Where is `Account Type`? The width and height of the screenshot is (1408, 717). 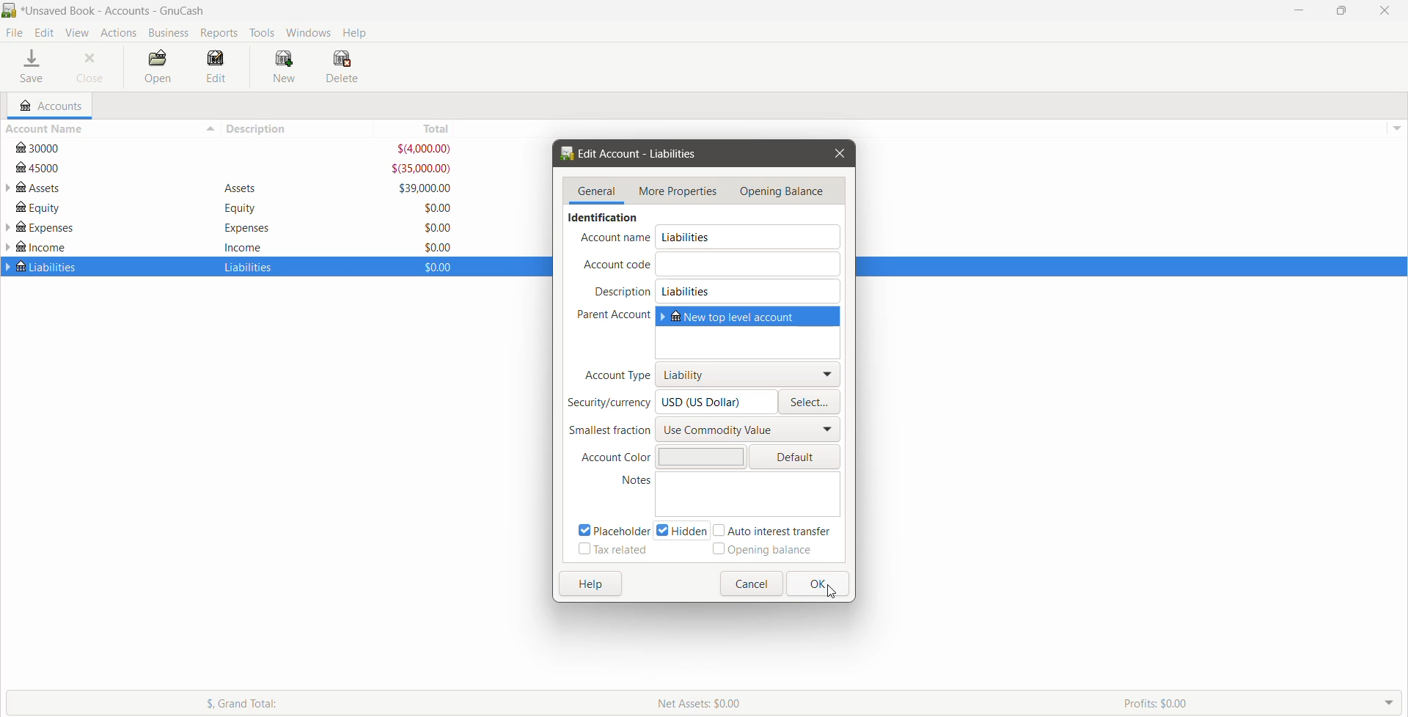 Account Type is located at coordinates (615, 375).